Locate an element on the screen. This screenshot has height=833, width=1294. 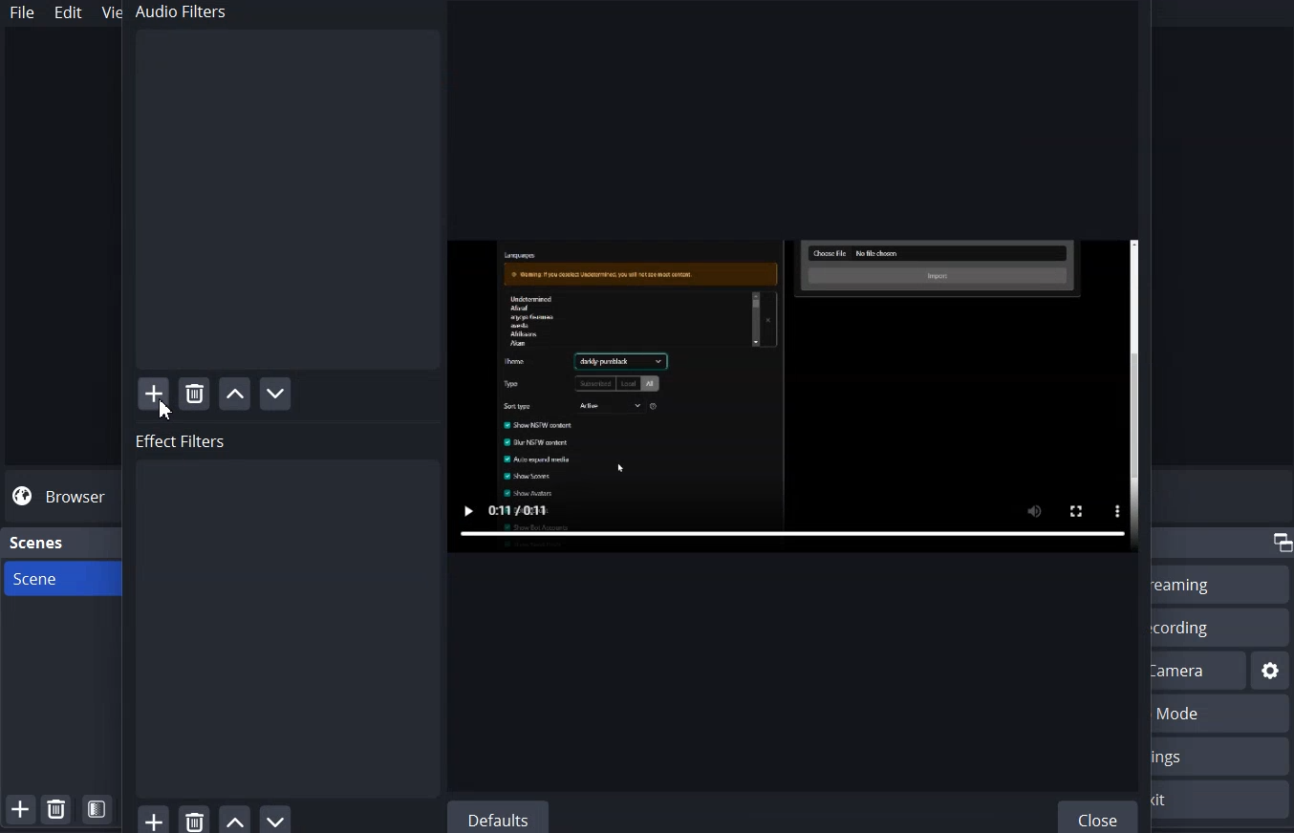
Edit is located at coordinates (70, 12).